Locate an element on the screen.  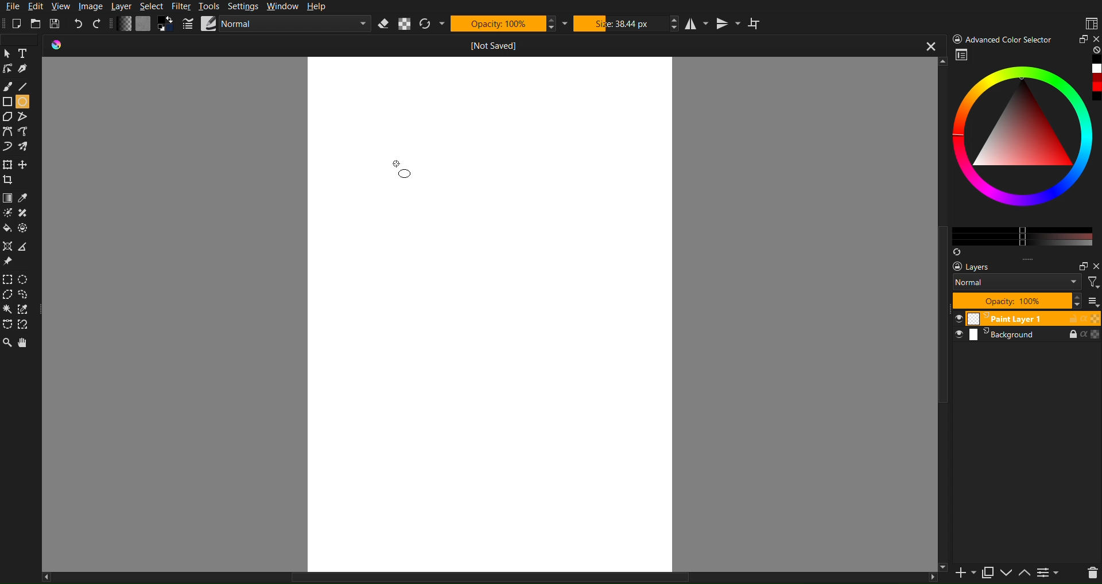
Curve is located at coordinates (7, 146).